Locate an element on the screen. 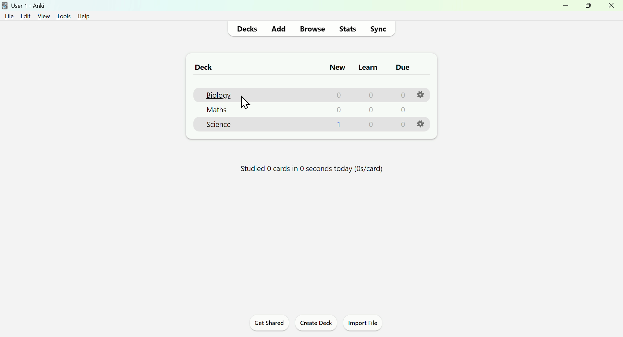  settings is located at coordinates (420, 123).